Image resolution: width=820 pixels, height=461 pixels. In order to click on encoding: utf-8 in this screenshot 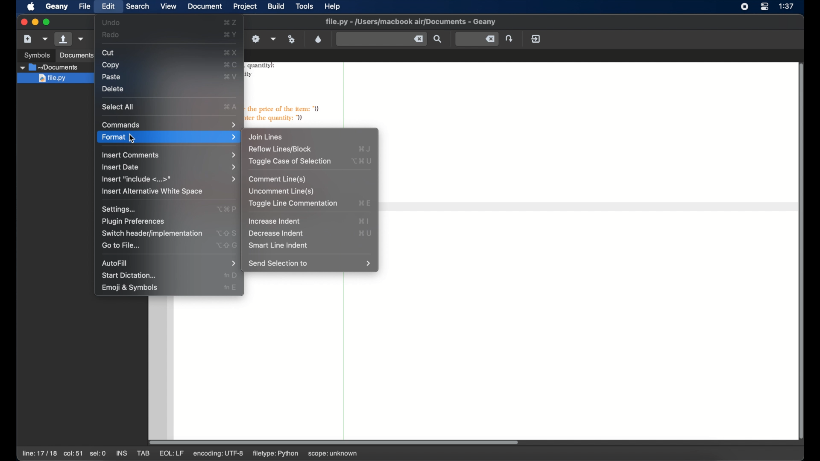, I will do `click(221, 454)`.